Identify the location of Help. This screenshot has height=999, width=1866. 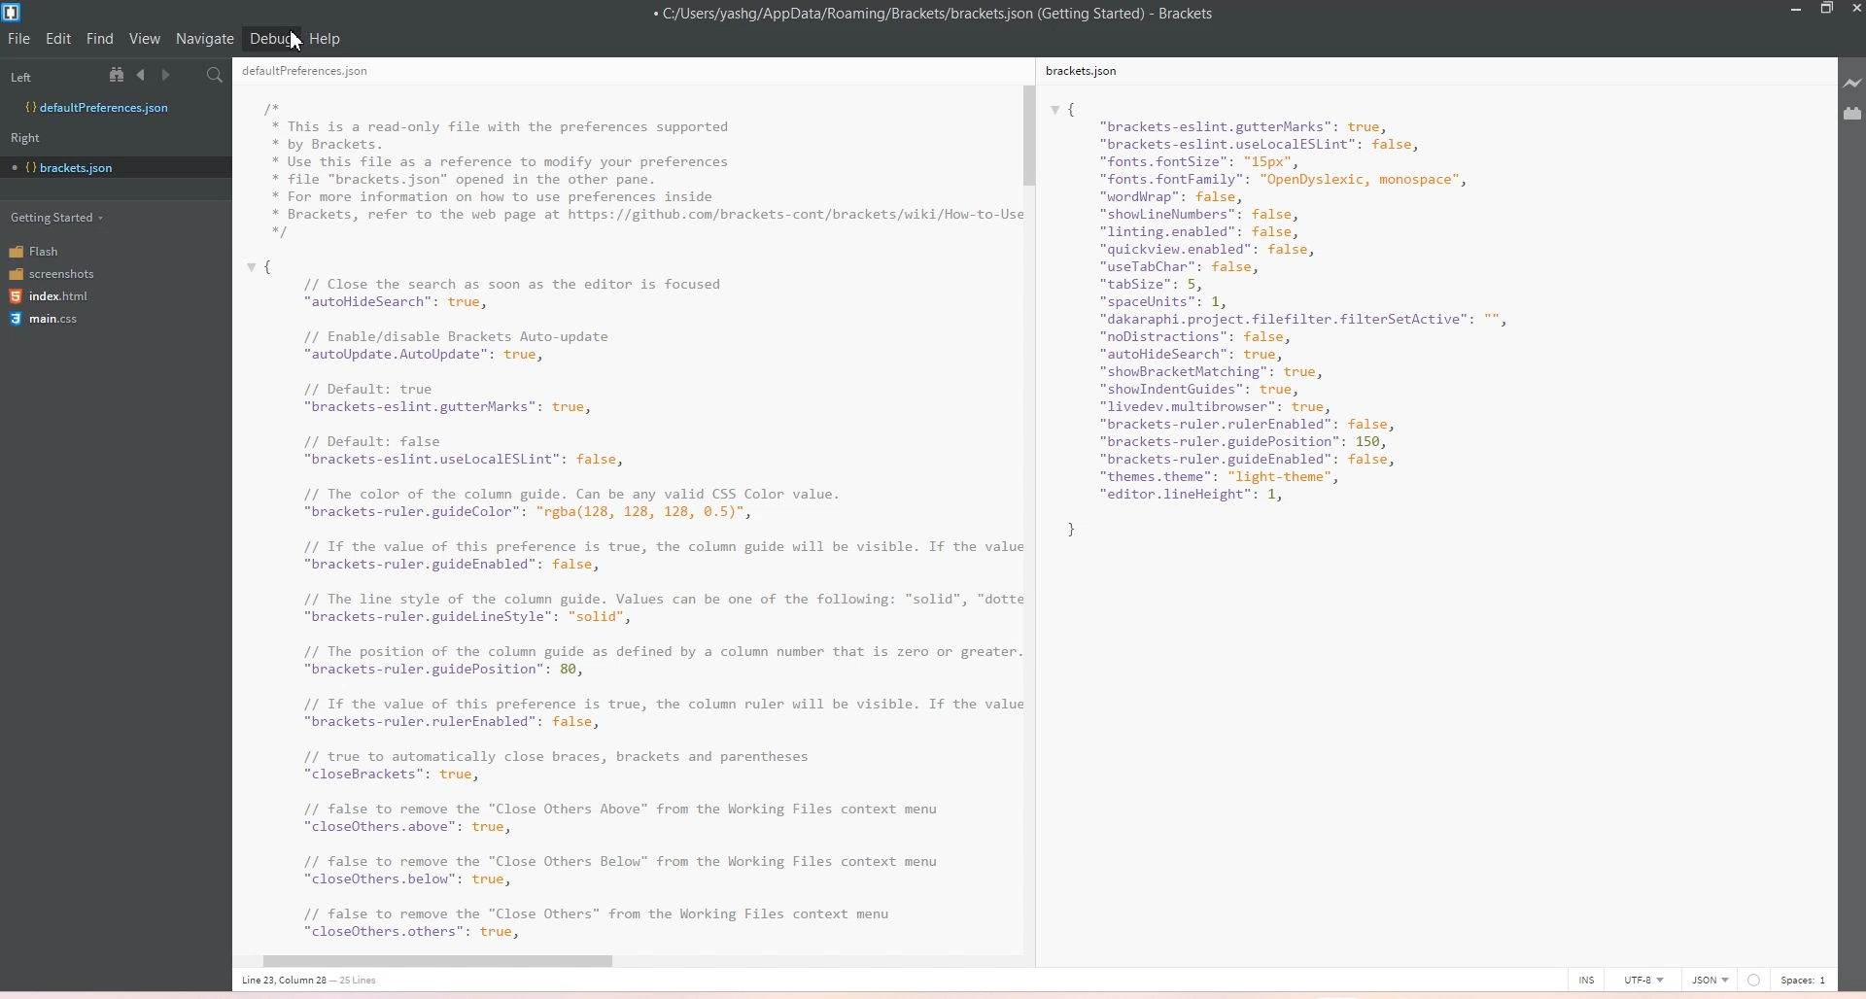
(325, 39).